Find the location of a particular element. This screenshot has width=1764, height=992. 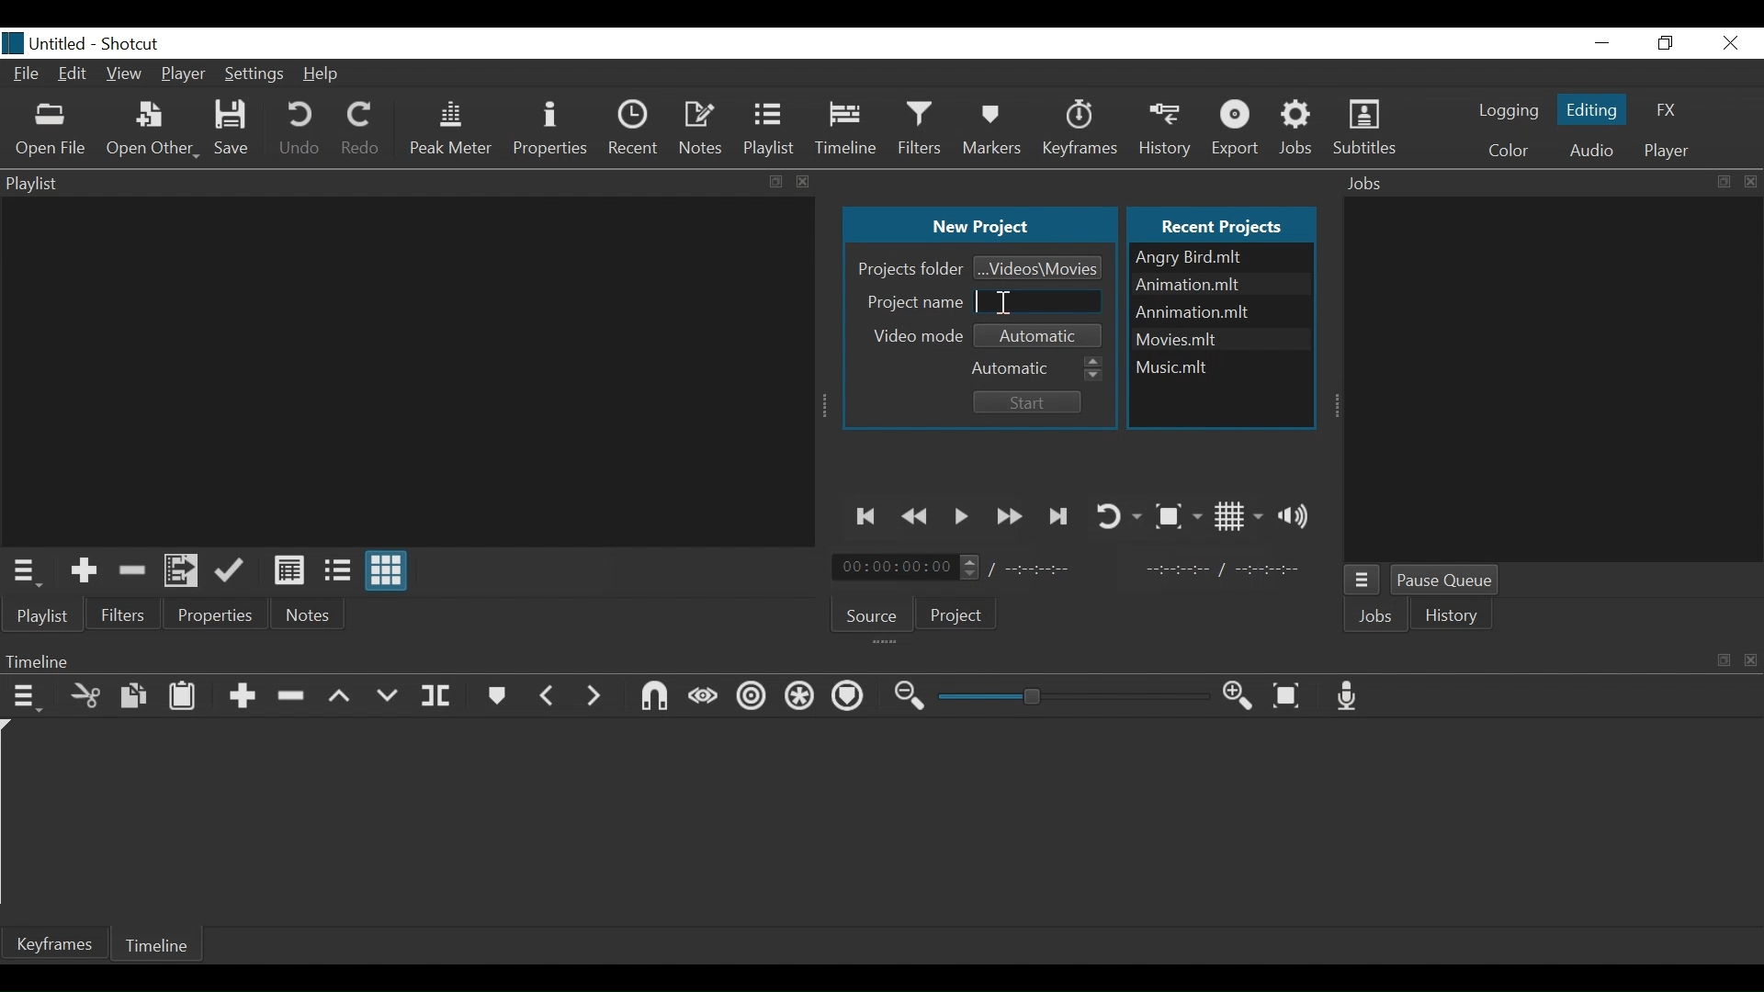

player is located at coordinates (1663, 151).